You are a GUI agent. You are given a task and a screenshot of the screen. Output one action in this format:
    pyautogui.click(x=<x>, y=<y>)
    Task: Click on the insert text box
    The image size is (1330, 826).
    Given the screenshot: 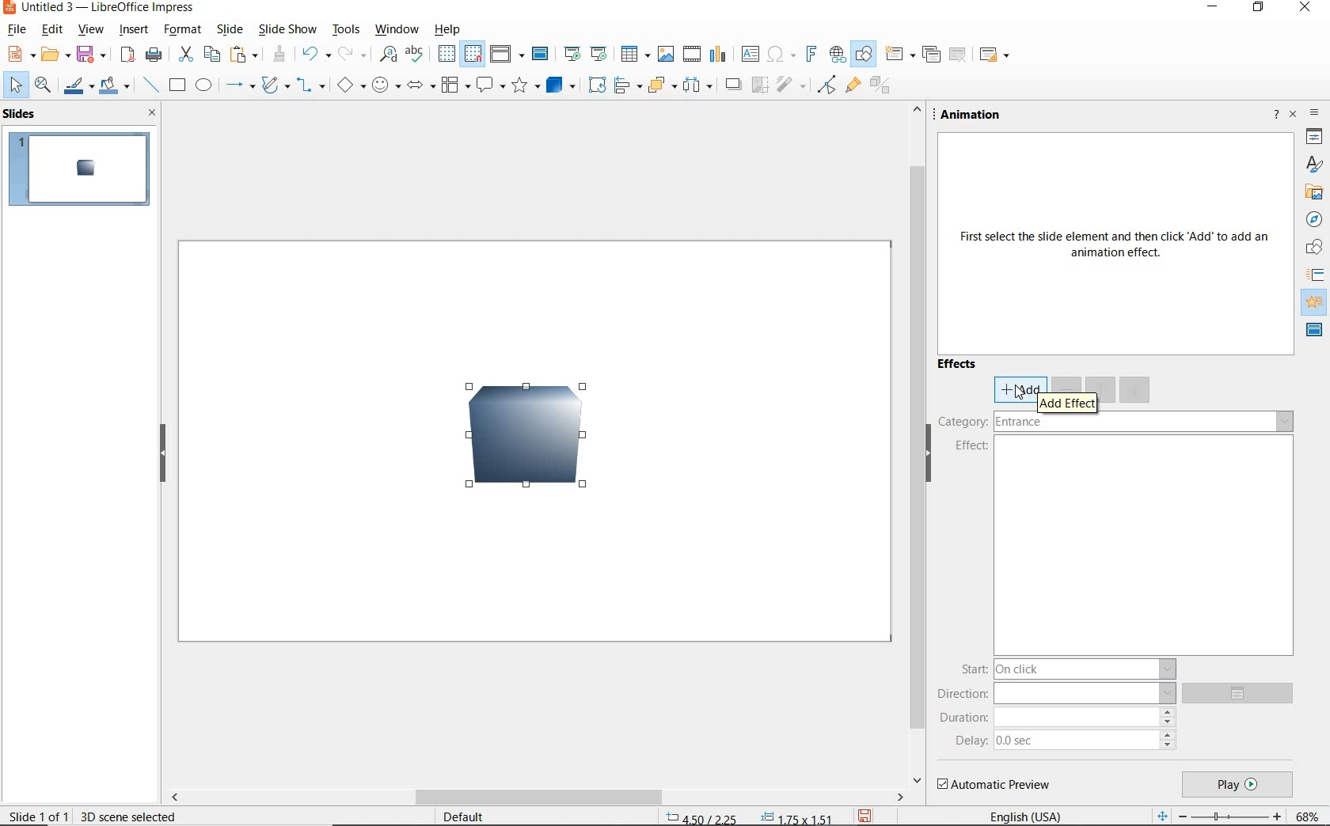 What is the action you would take?
    pyautogui.click(x=749, y=54)
    